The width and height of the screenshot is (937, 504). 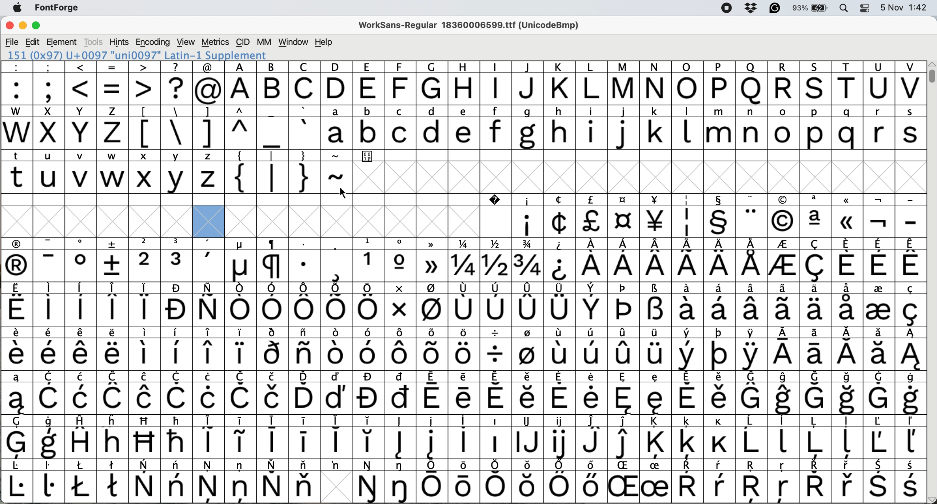 I want to click on symbol, so click(x=176, y=436).